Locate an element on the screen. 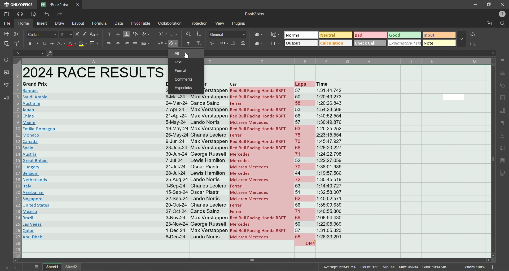 Image resolution: width=509 pixels, height=271 pixels. font color is located at coordinates (72, 45).